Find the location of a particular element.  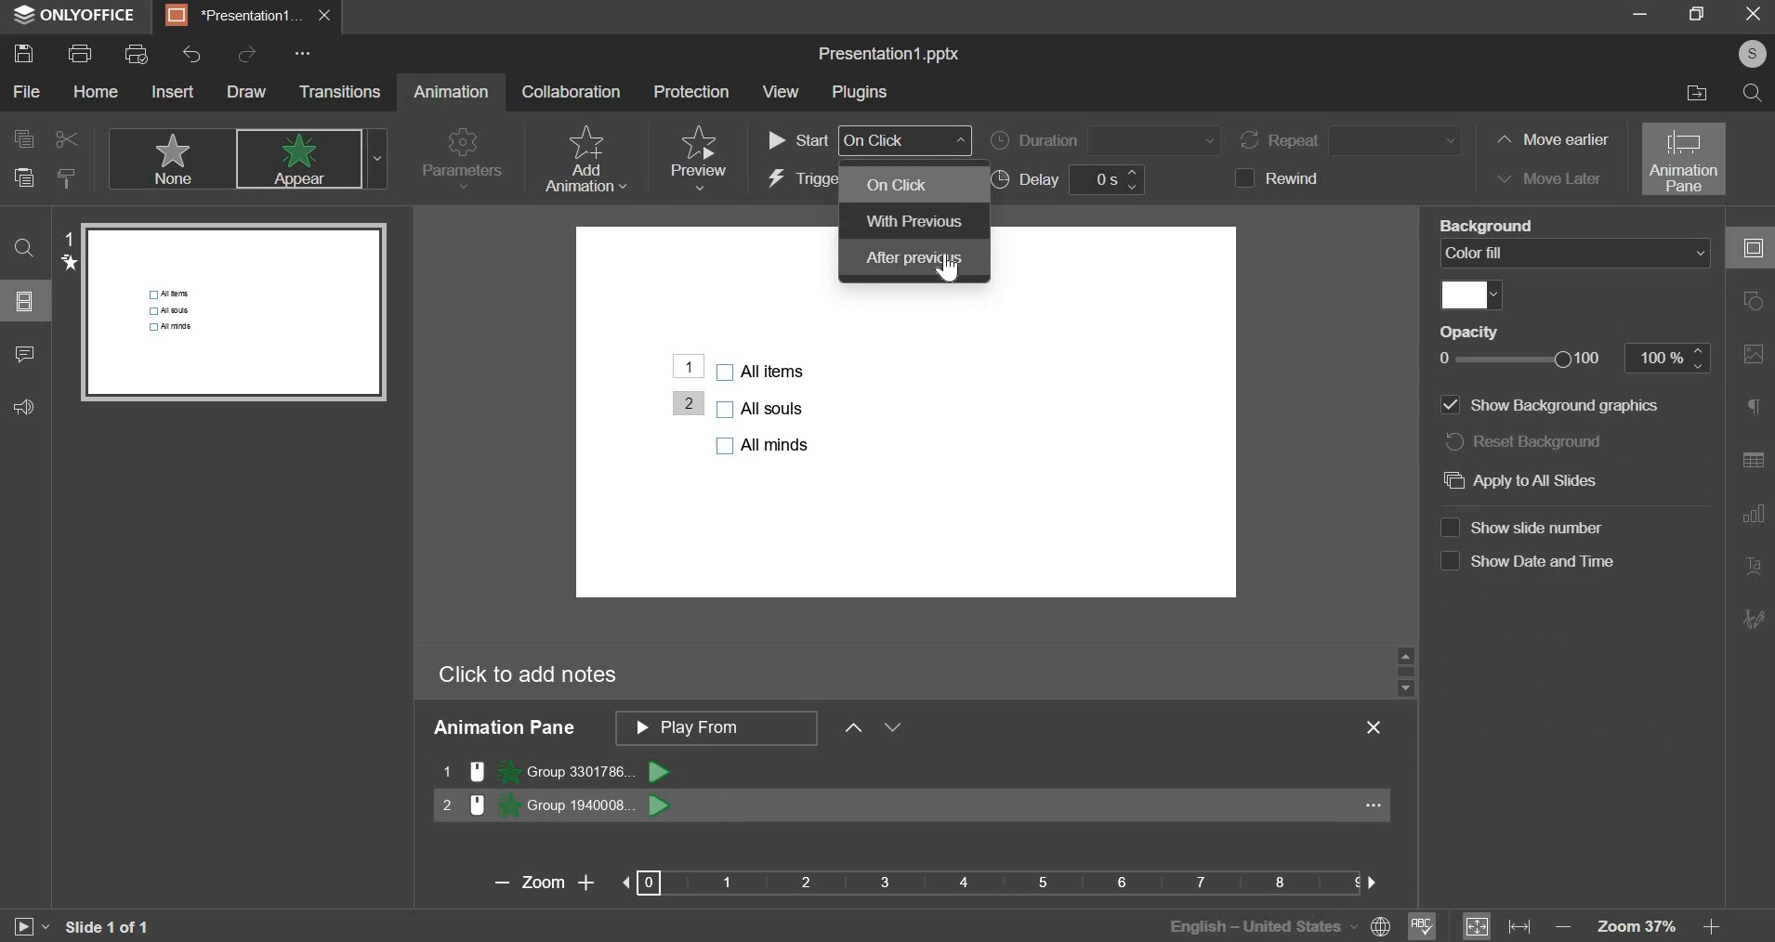

exit is located at coordinates (1745, 18).